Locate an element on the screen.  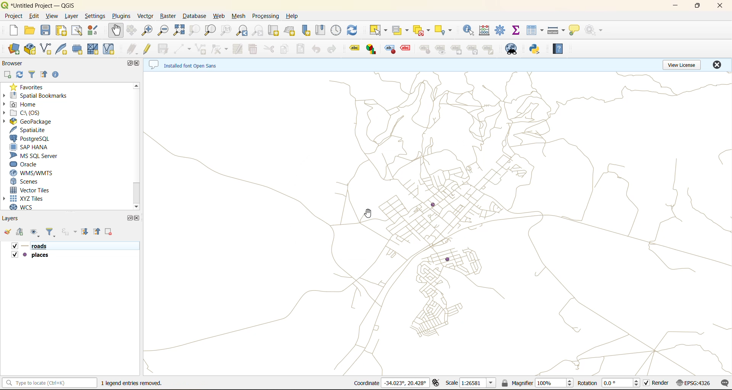
open is located at coordinates (9, 232).